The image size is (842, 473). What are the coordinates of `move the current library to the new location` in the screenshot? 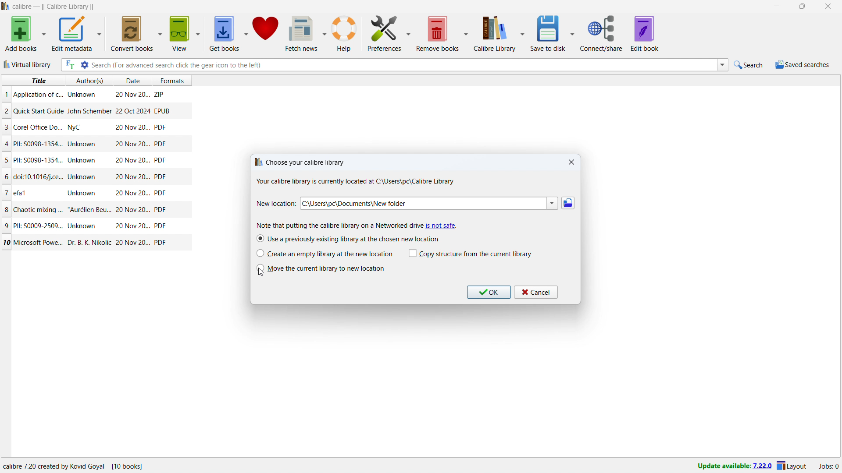 It's located at (321, 268).